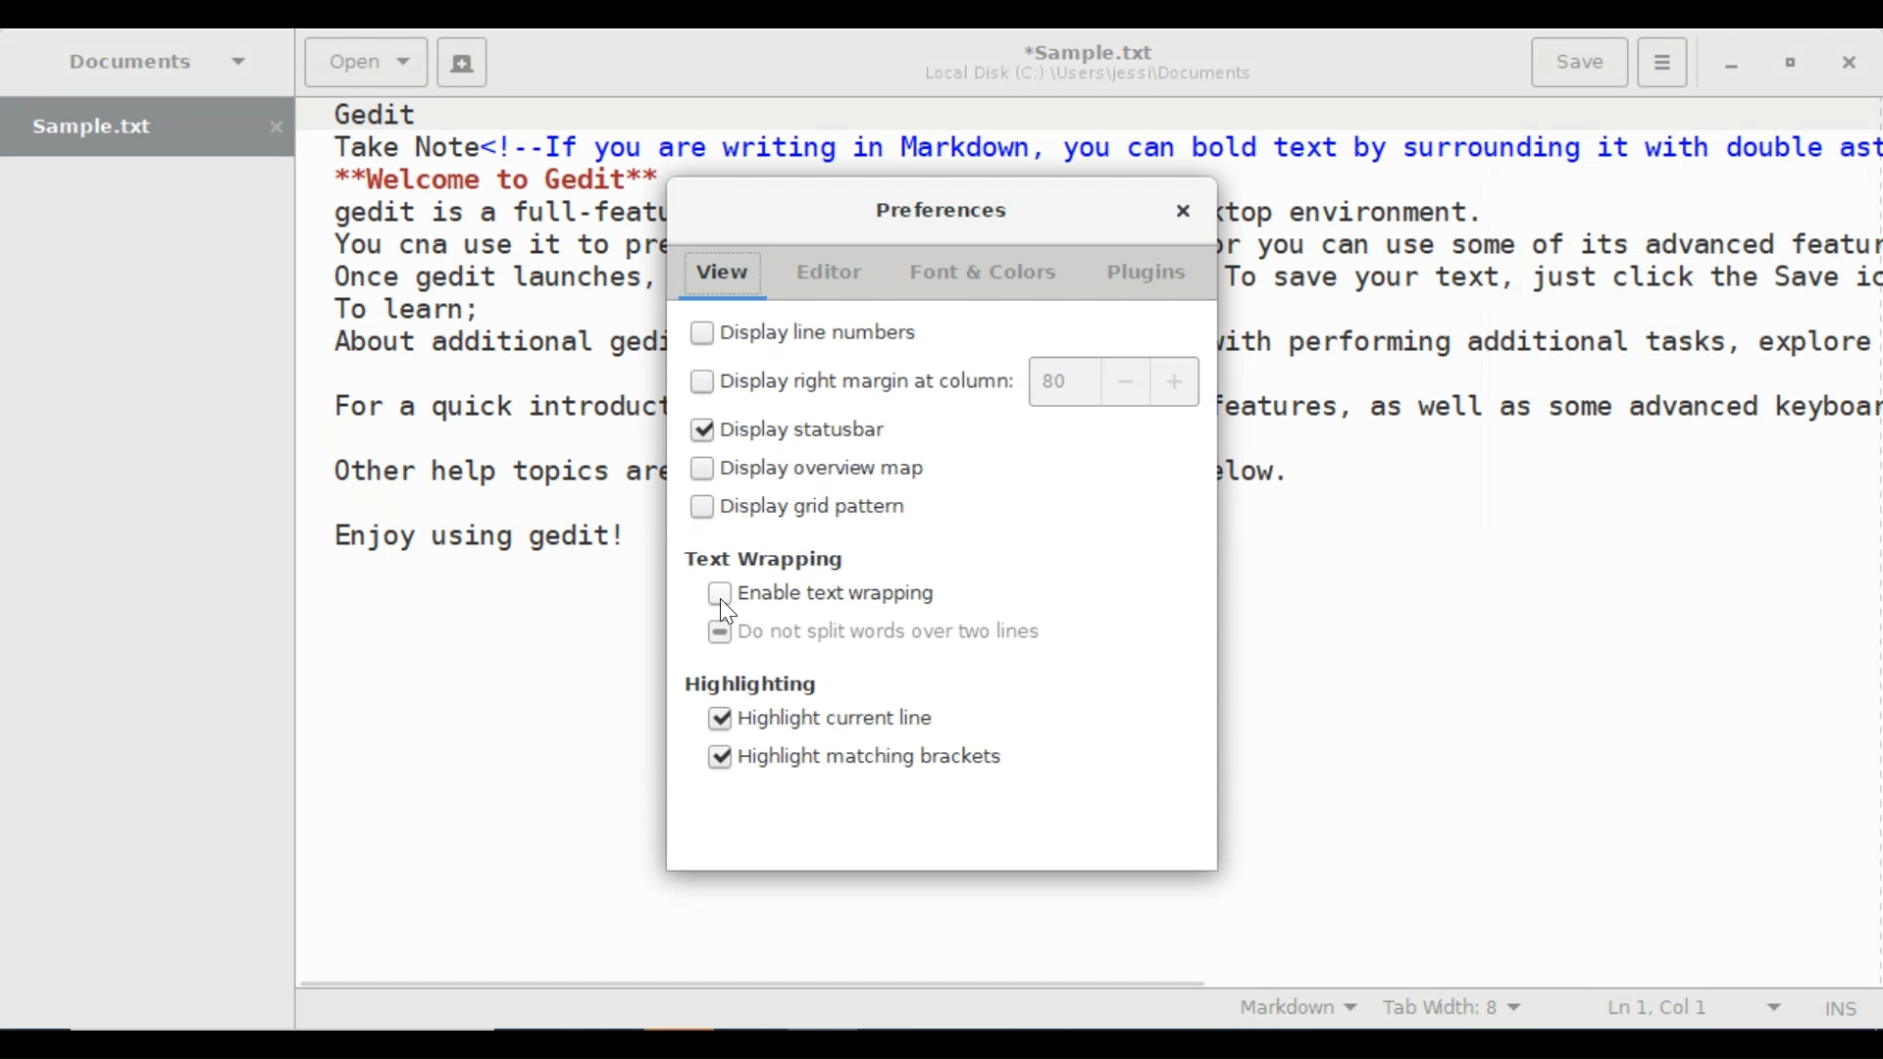 This screenshot has height=1059, width=1883. What do you see at coordinates (1688, 1006) in the screenshot?
I see `Line & Column Preference` at bounding box center [1688, 1006].